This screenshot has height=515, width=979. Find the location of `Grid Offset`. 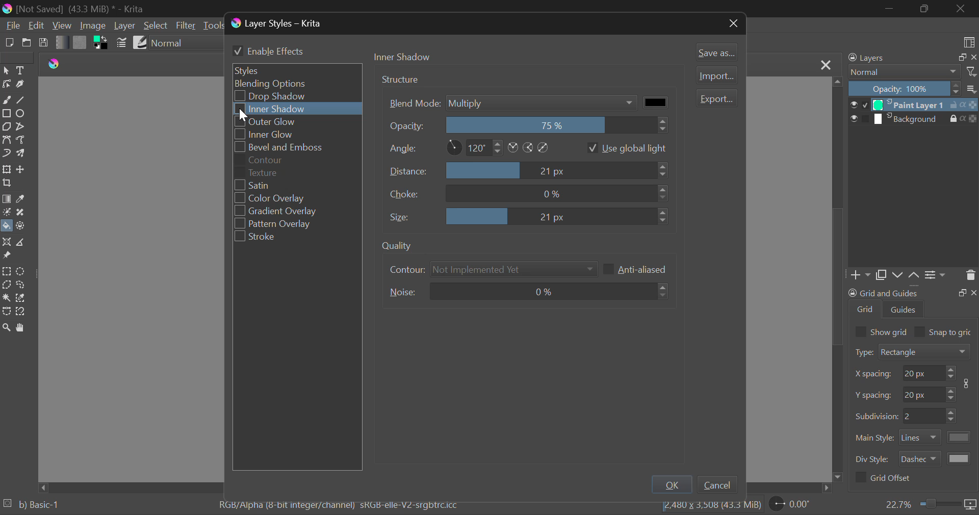

Grid Offset is located at coordinates (885, 479).